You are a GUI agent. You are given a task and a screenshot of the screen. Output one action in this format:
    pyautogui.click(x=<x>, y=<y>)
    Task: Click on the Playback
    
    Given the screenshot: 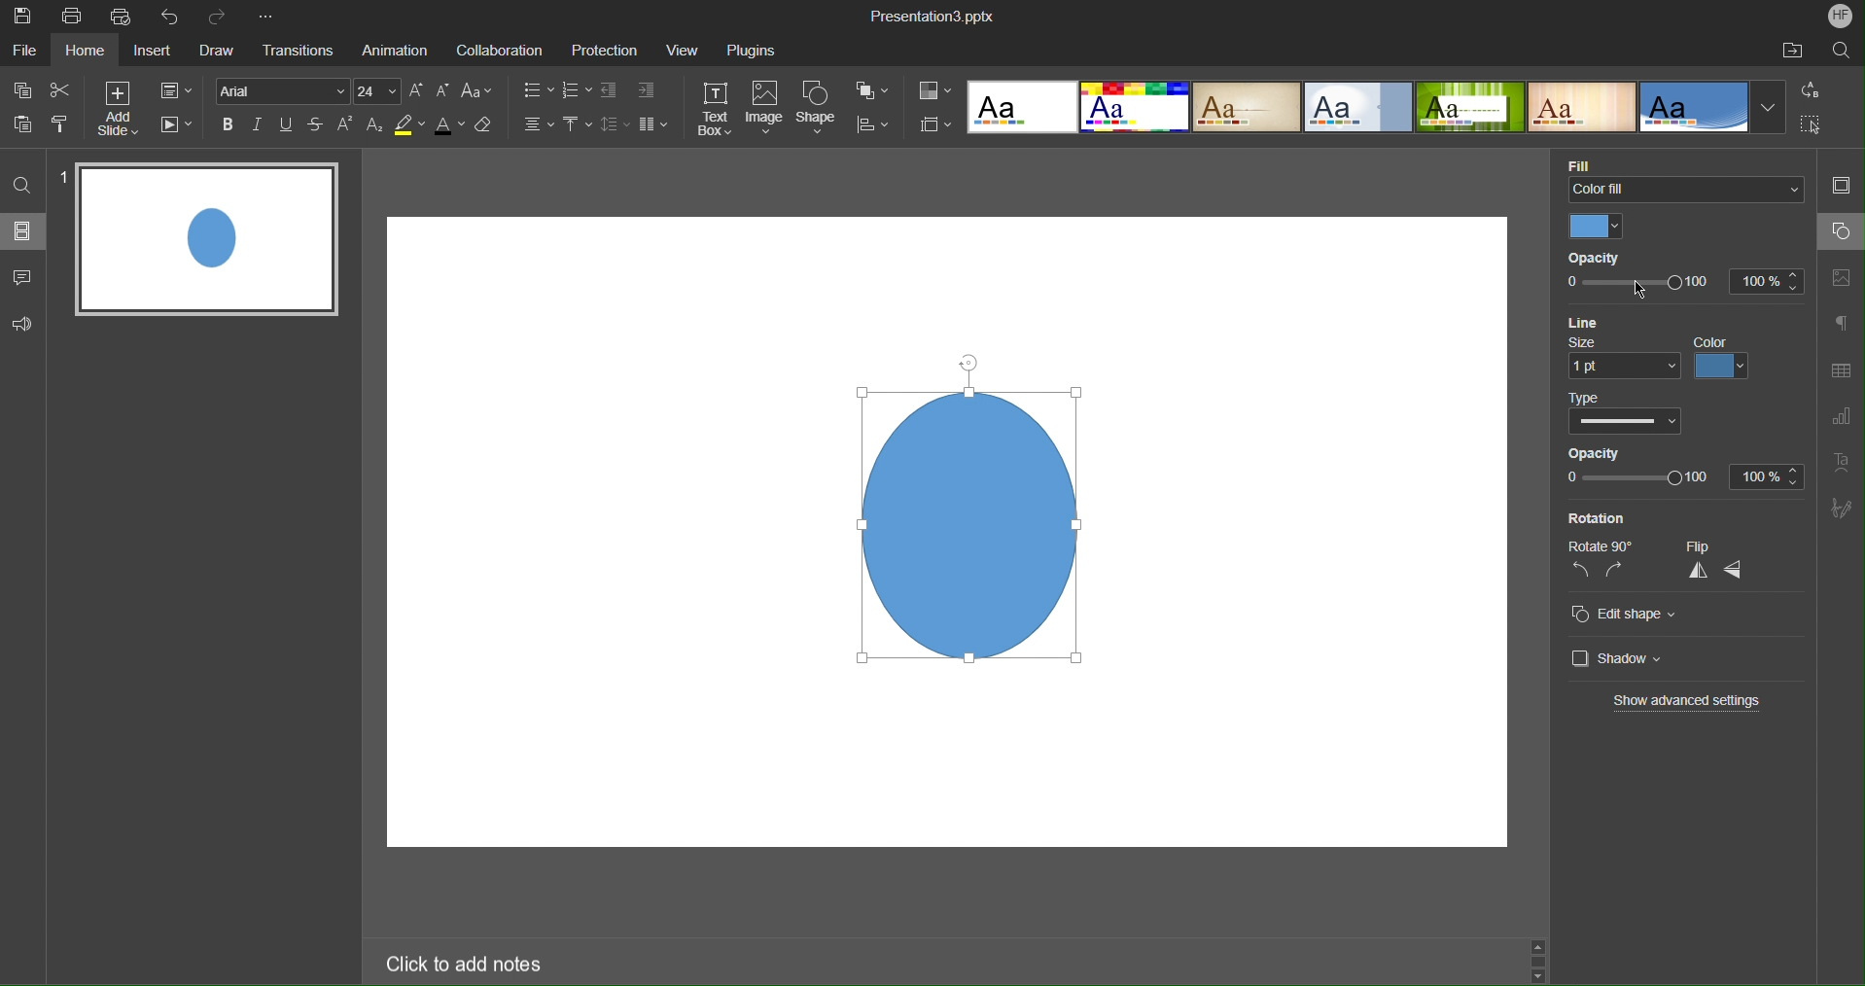 What is the action you would take?
    pyautogui.click(x=176, y=126)
    